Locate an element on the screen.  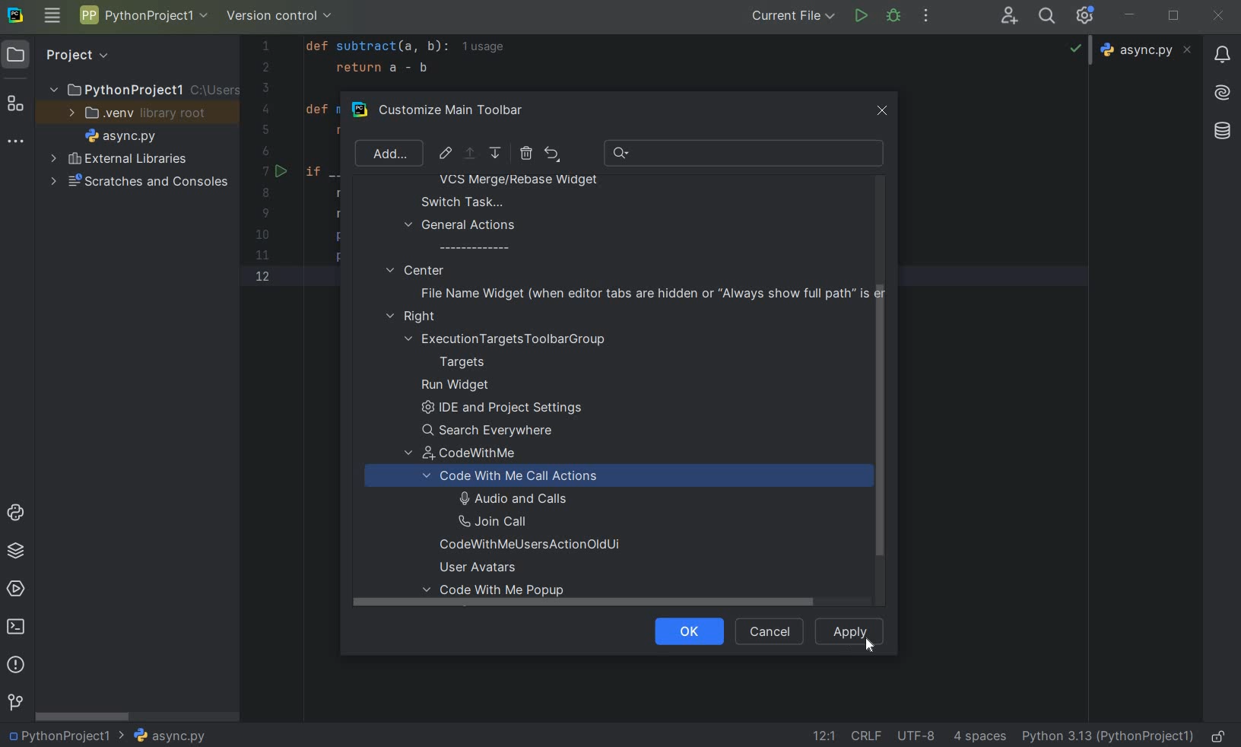
async.py is located at coordinates (1148, 50).